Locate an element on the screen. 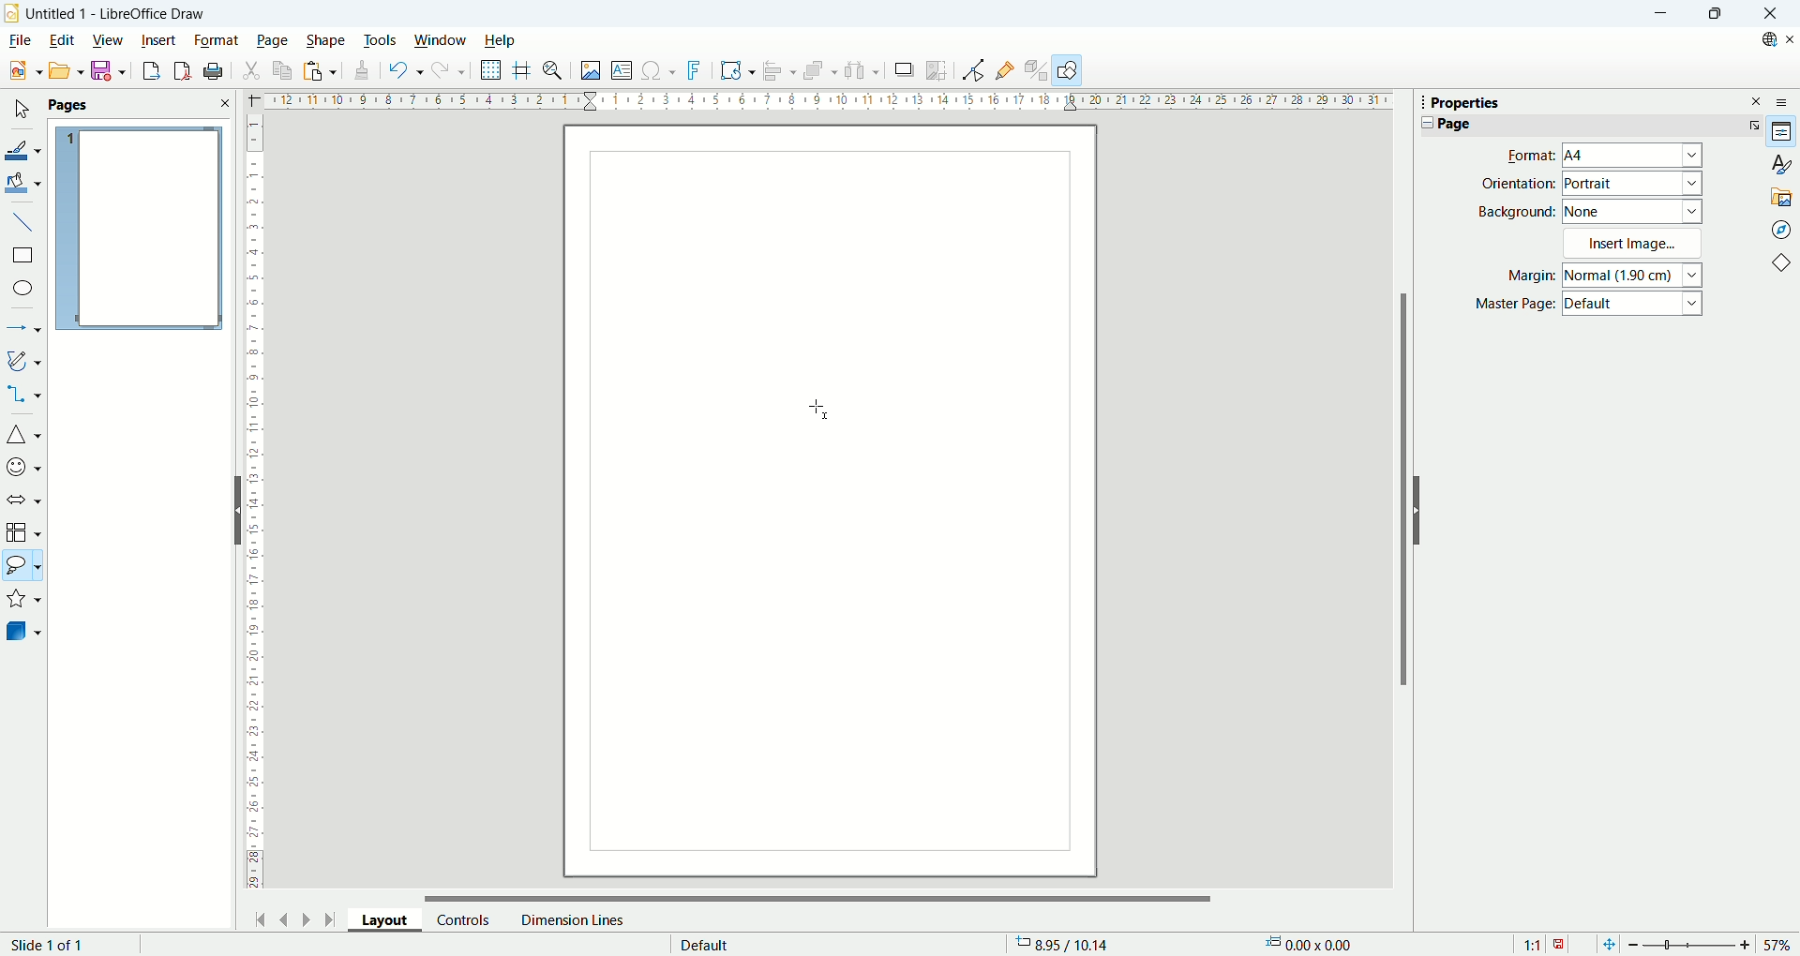  edit is located at coordinates (61, 42).